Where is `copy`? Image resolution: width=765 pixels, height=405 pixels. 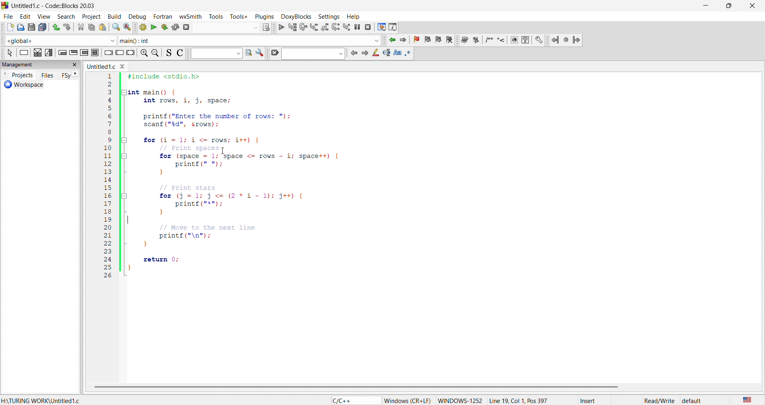
copy is located at coordinates (92, 27).